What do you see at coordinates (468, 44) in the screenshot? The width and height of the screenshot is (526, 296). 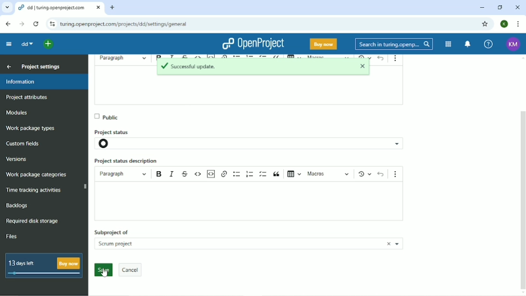 I see `To notification center` at bounding box center [468, 44].